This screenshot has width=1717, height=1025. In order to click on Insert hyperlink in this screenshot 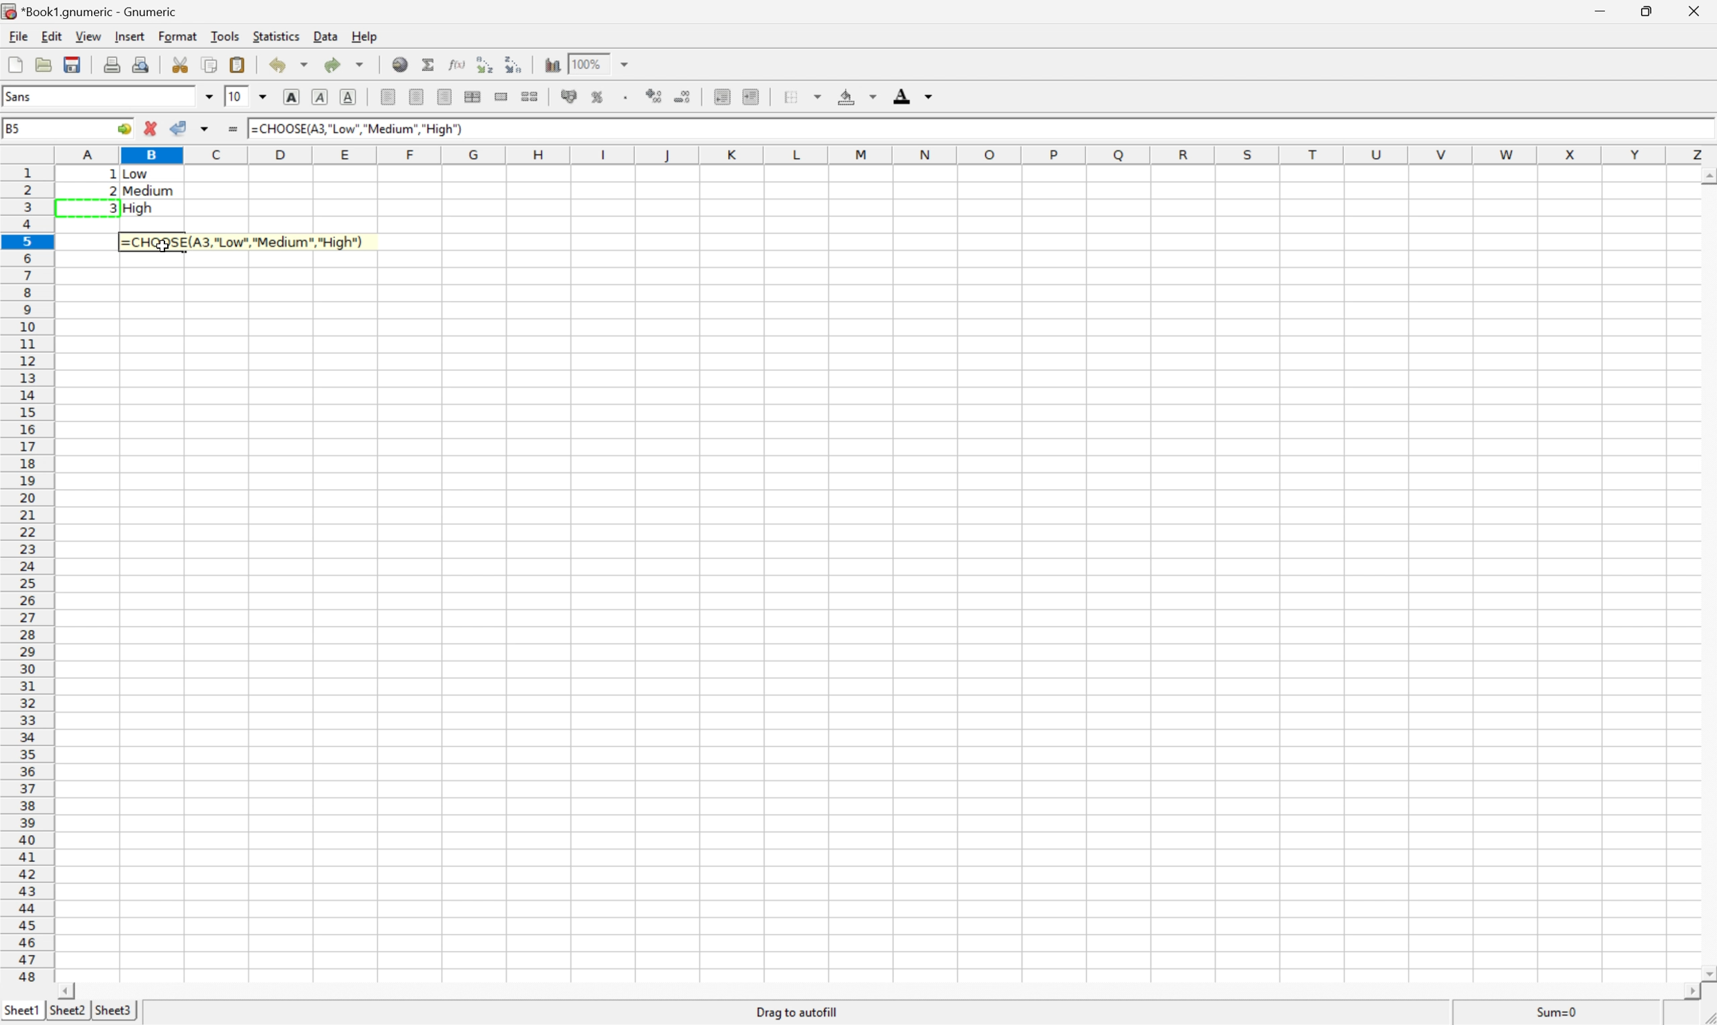, I will do `click(401, 64)`.